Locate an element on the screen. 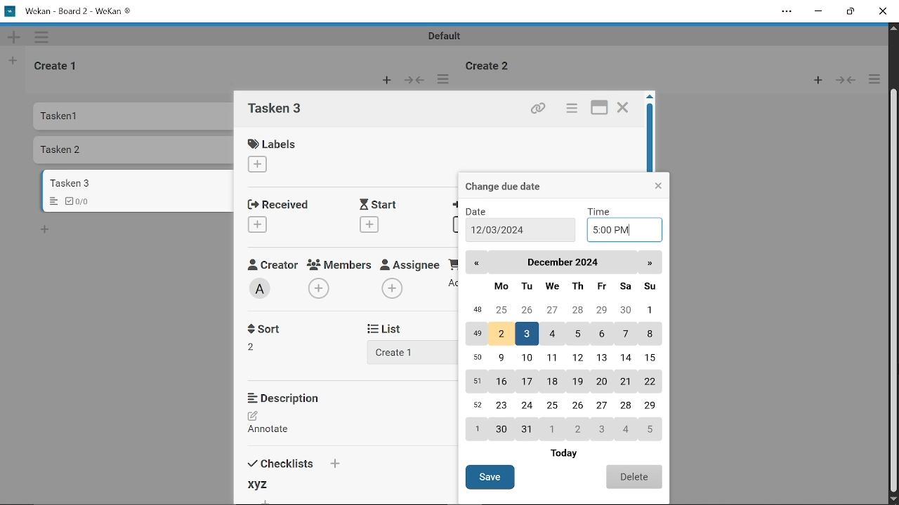  next is located at coordinates (651, 262).